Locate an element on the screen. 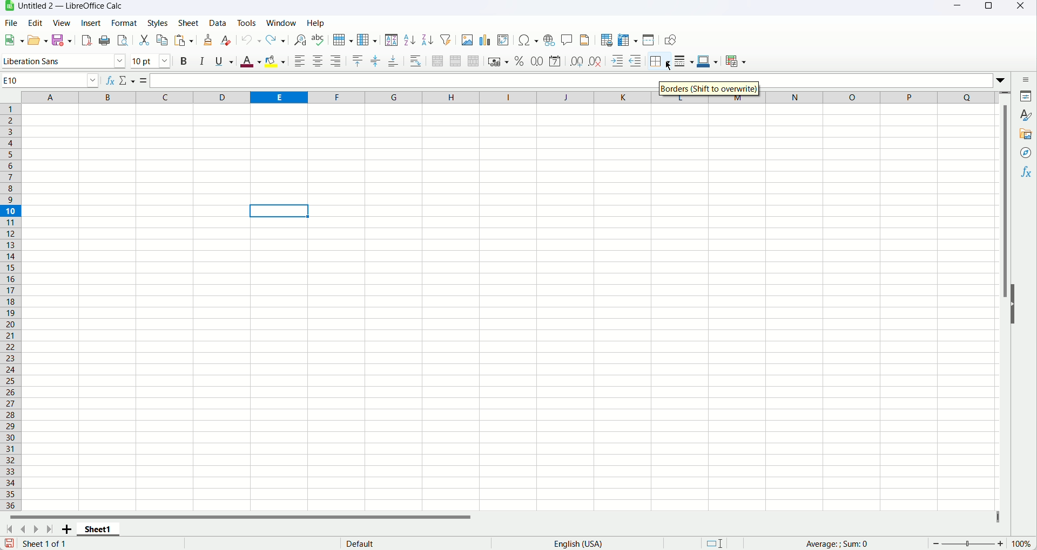  Row is located at coordinates (342, 39).